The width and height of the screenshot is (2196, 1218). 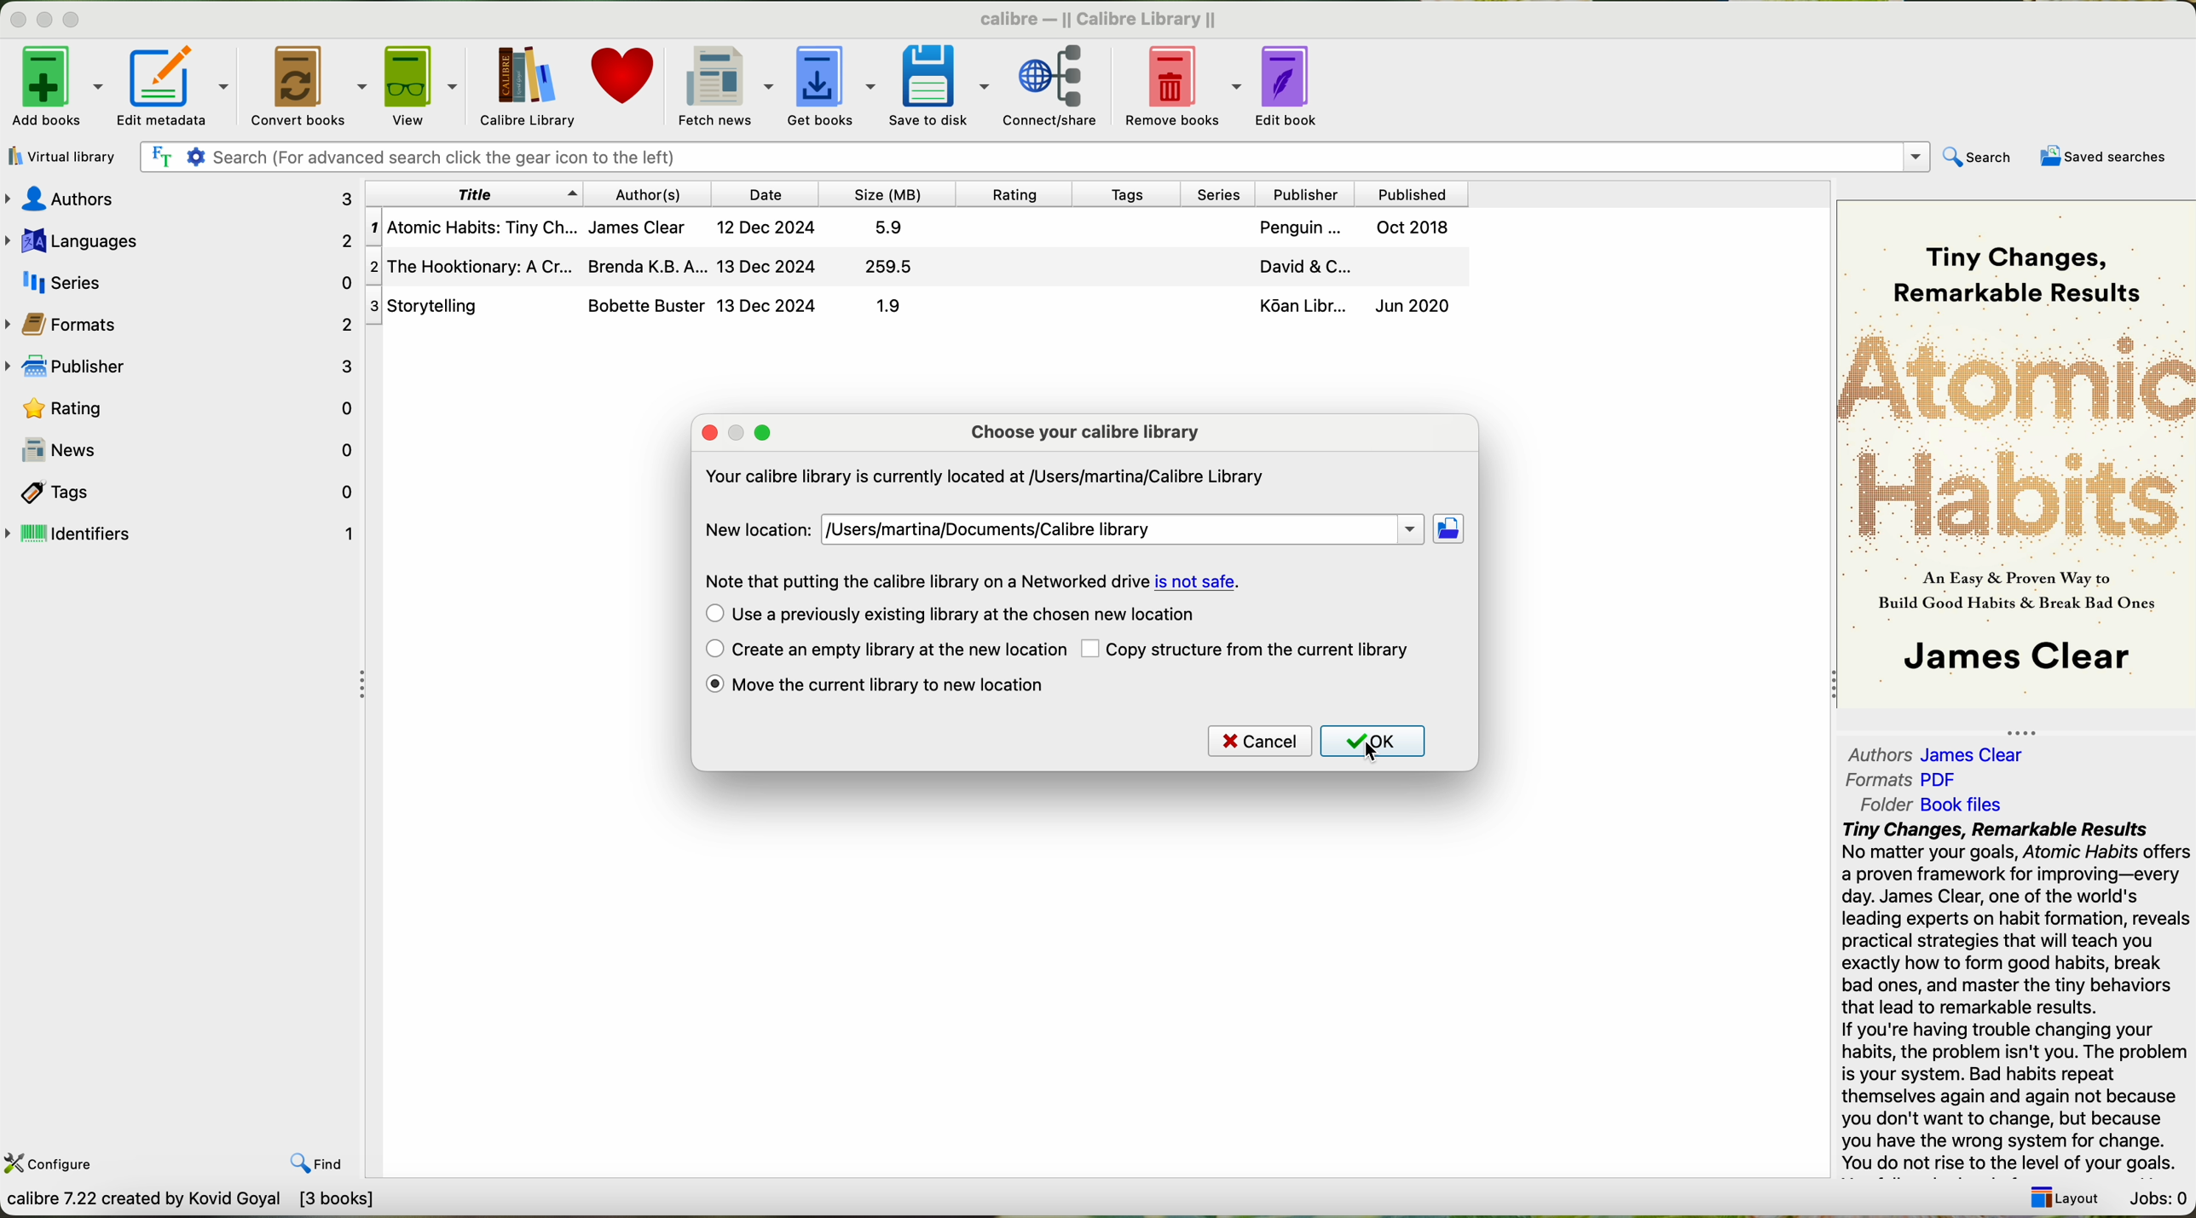 What do you see at coordinates (2031, 728) in the screenshot?
I see `collapse` at bounding box center [2031, 728].